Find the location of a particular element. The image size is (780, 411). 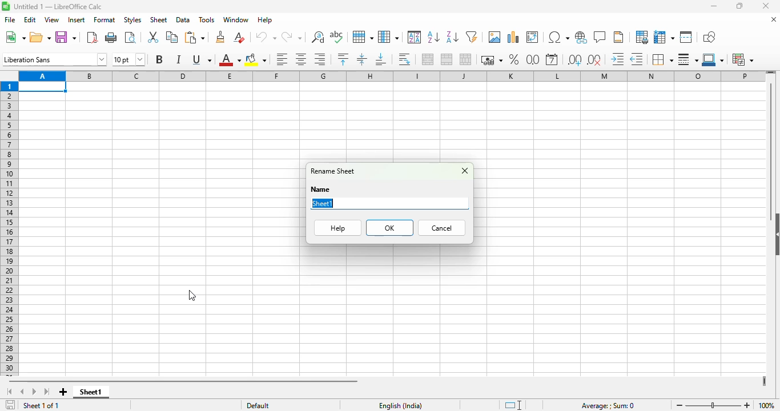

insert is located at coordinates (76, 20).